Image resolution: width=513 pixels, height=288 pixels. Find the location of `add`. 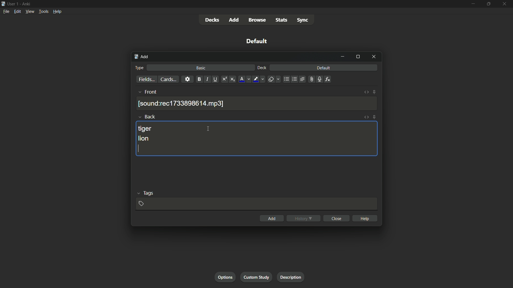

add is located at coordinates (271, 218).